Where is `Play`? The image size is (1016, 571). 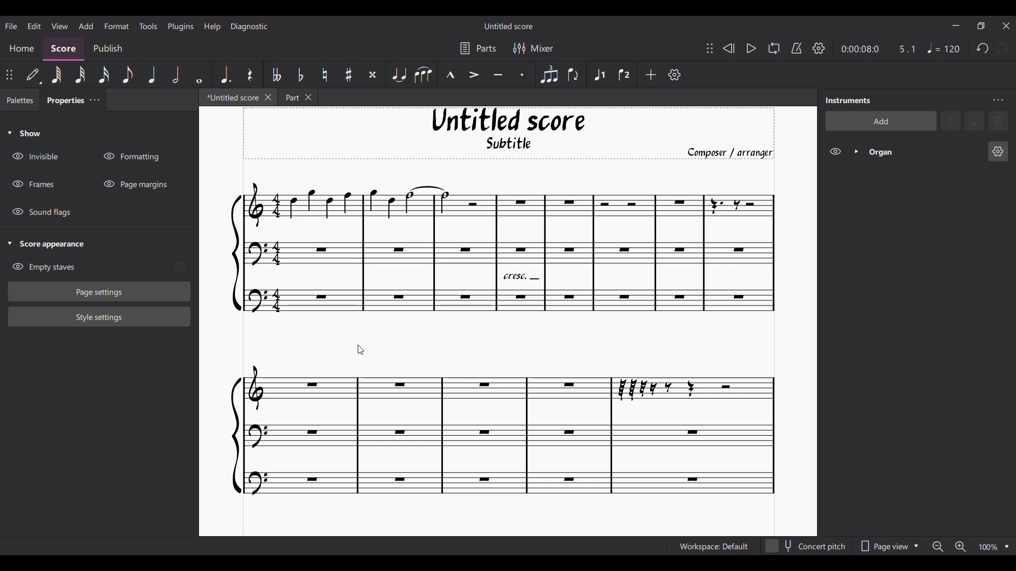
Play is located at coordinates (751, 49).